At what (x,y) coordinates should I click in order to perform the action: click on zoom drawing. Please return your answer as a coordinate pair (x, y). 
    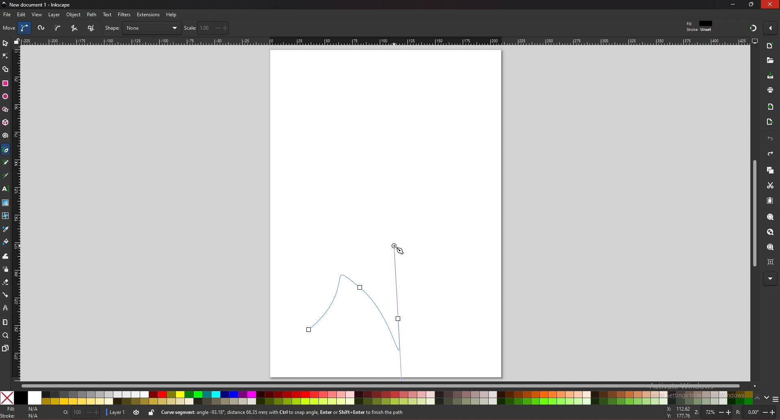
    Looking at the image, I should click on (770, 232).